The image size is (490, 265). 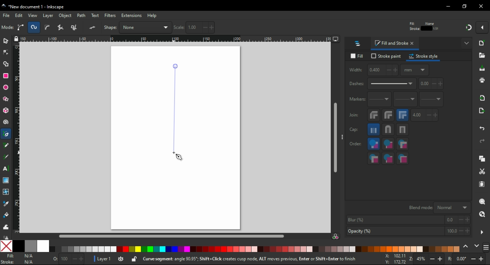 I want to click on color schemes, so click(x=485, y=249).